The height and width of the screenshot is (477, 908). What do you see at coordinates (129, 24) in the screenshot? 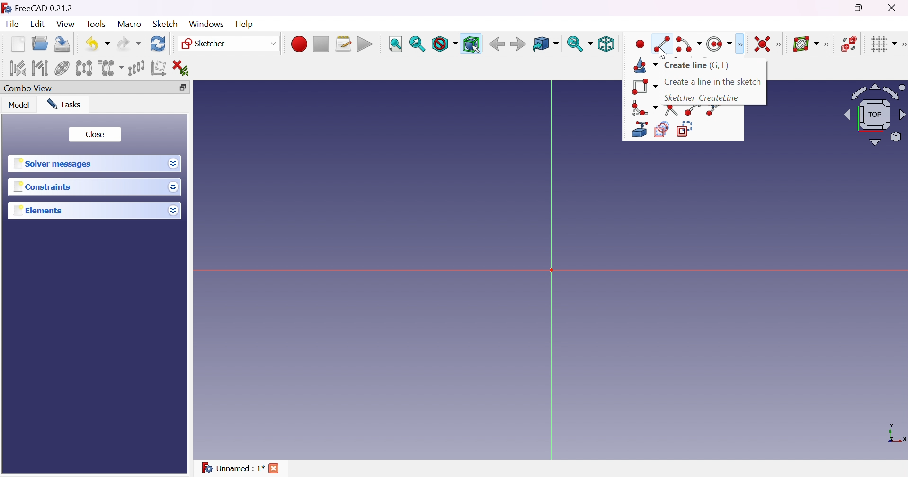
I see `Macro` at bounding box center [129, 24].